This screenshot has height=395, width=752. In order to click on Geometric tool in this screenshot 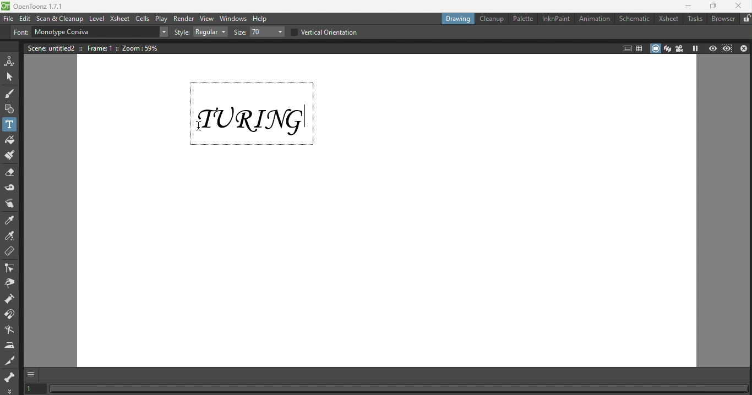, I will do `click(9, 109)`.